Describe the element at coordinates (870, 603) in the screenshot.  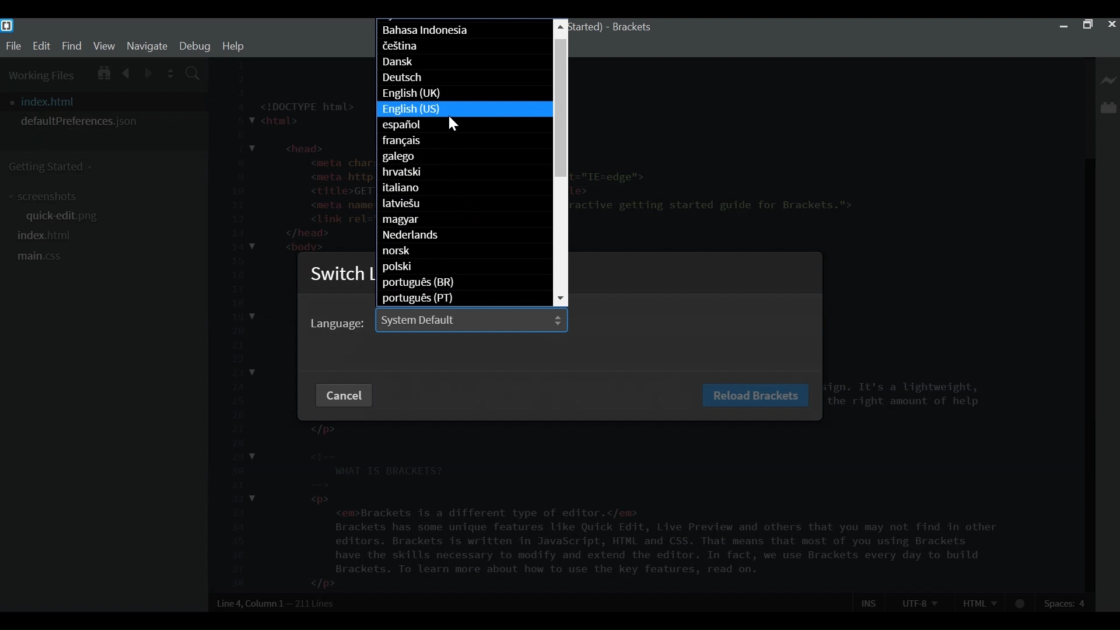
I see `Ins` at that location.